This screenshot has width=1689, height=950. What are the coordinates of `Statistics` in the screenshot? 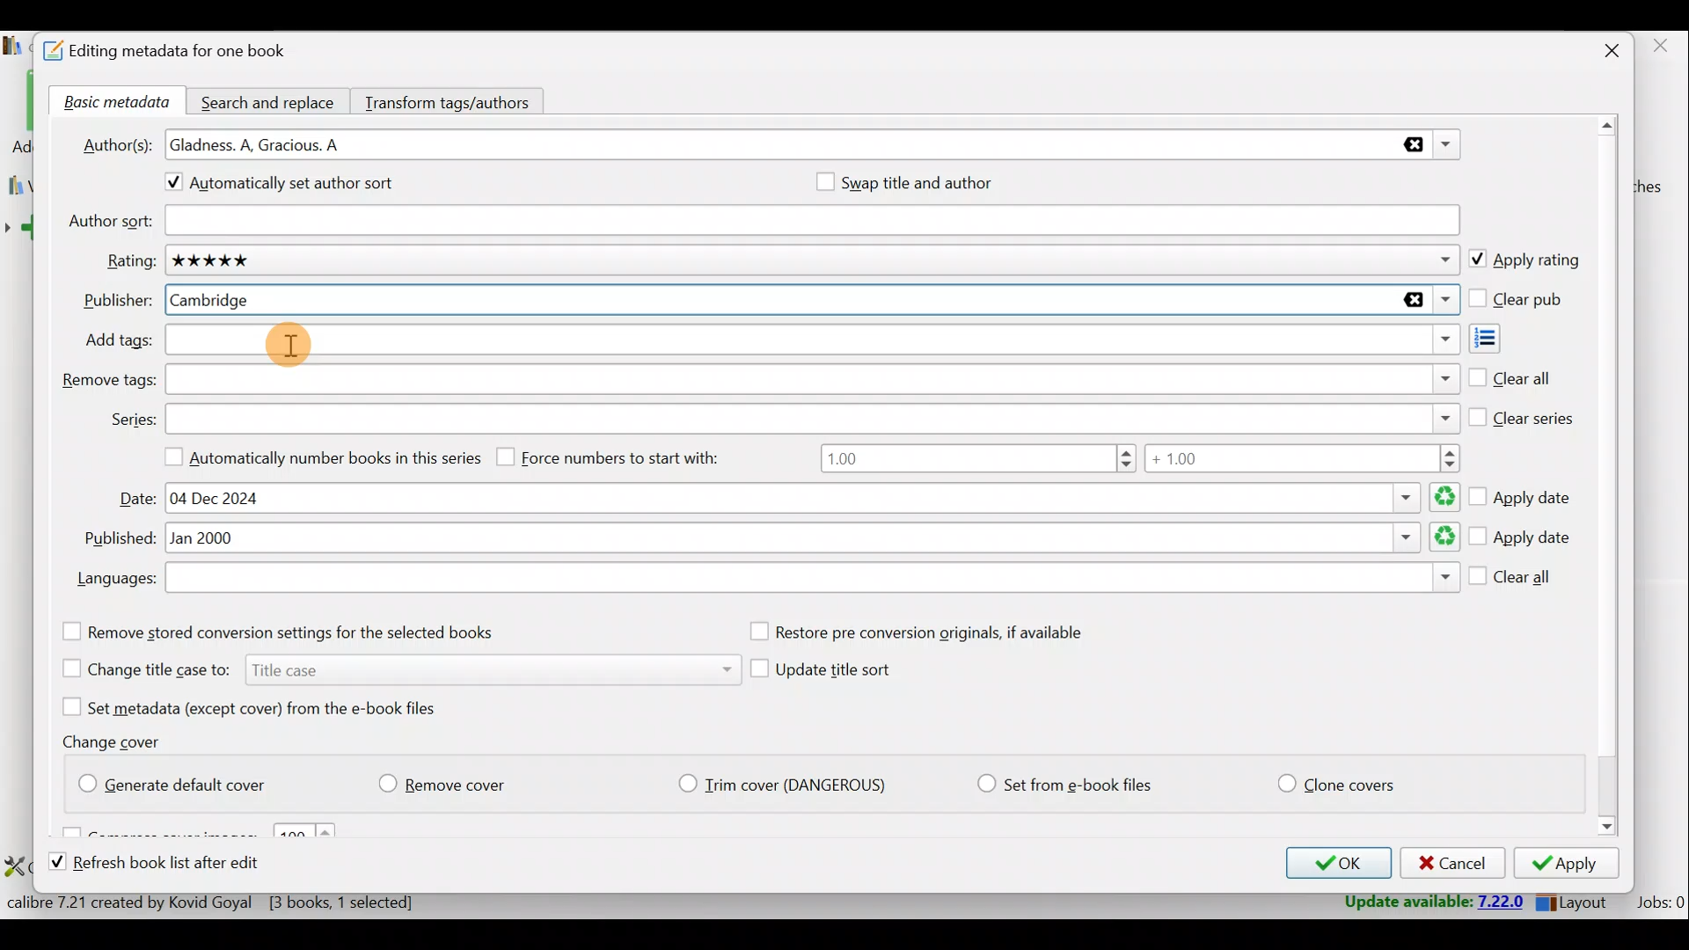 It's located at (244, 902).